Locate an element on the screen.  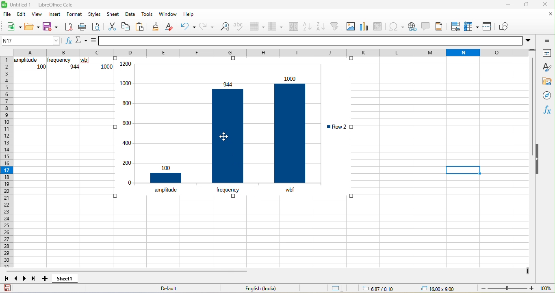
styles is located at coordinates (547, 67).